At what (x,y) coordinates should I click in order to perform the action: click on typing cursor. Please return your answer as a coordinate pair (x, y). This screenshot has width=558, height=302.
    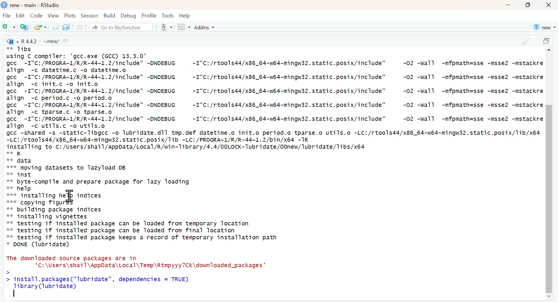
    Looking at the image, I should click on (15, 294).